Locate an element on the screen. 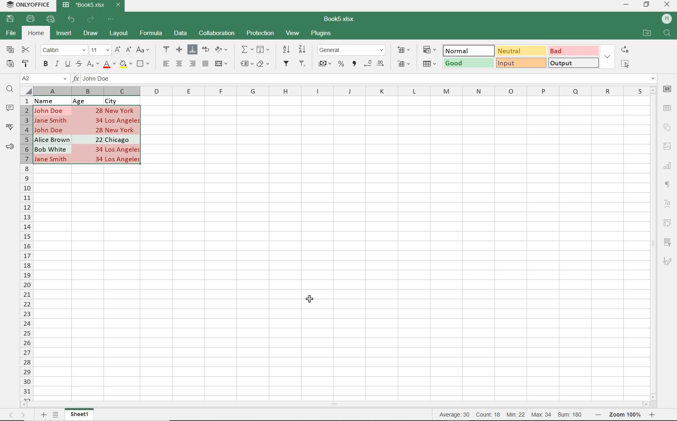 This screenshot has height=421, width=677. INCREMENT FONT SIZE is located at coordinates (118, 50).